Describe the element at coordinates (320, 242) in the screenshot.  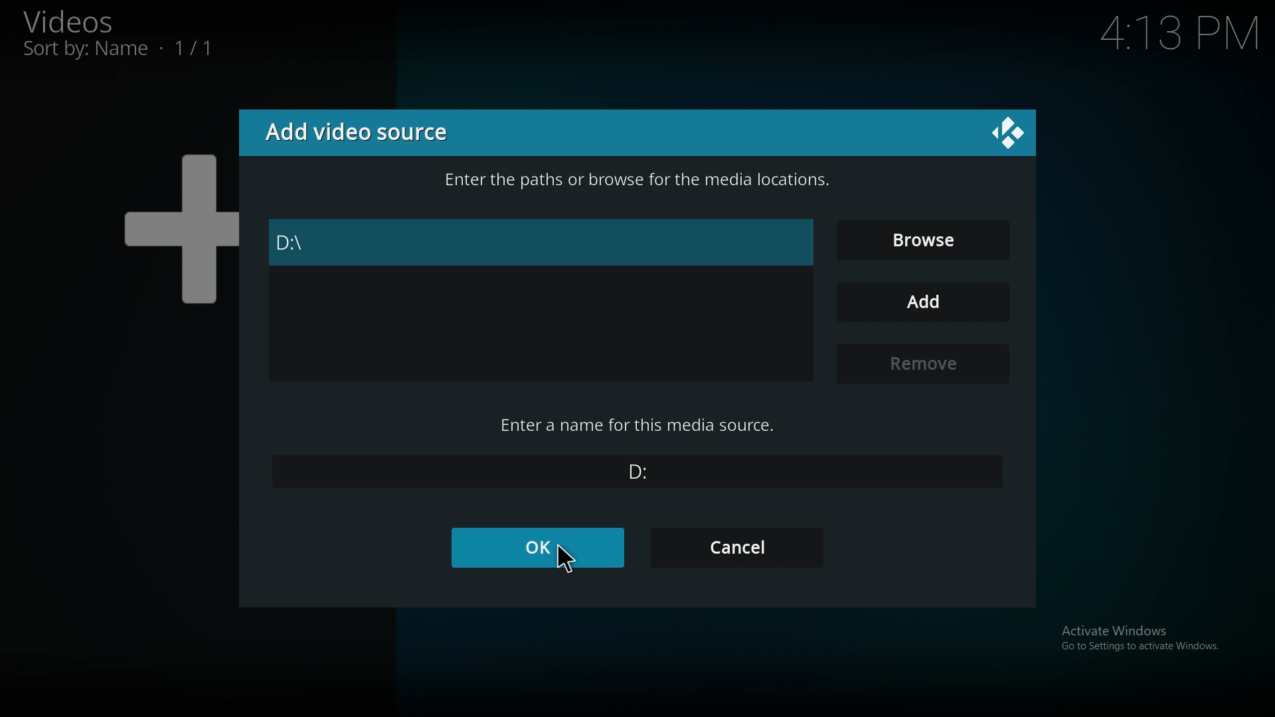
I see `folder` at that location.